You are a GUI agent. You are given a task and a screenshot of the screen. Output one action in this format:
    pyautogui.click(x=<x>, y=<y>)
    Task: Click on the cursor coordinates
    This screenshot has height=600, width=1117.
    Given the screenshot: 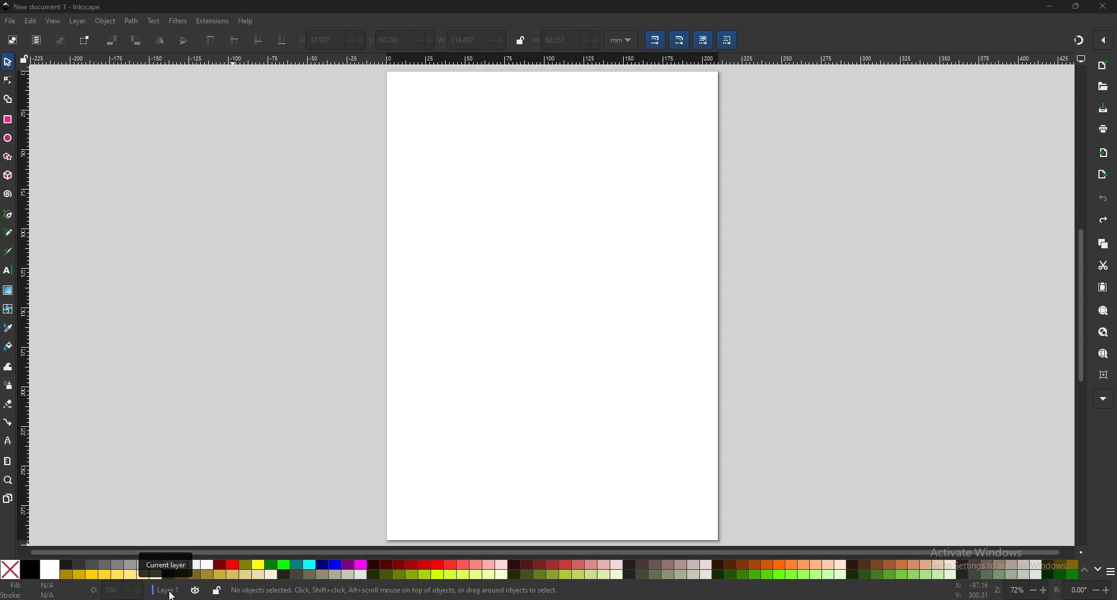 What is the action you would take?
    pyautogui.click(x=971, y=589)
    